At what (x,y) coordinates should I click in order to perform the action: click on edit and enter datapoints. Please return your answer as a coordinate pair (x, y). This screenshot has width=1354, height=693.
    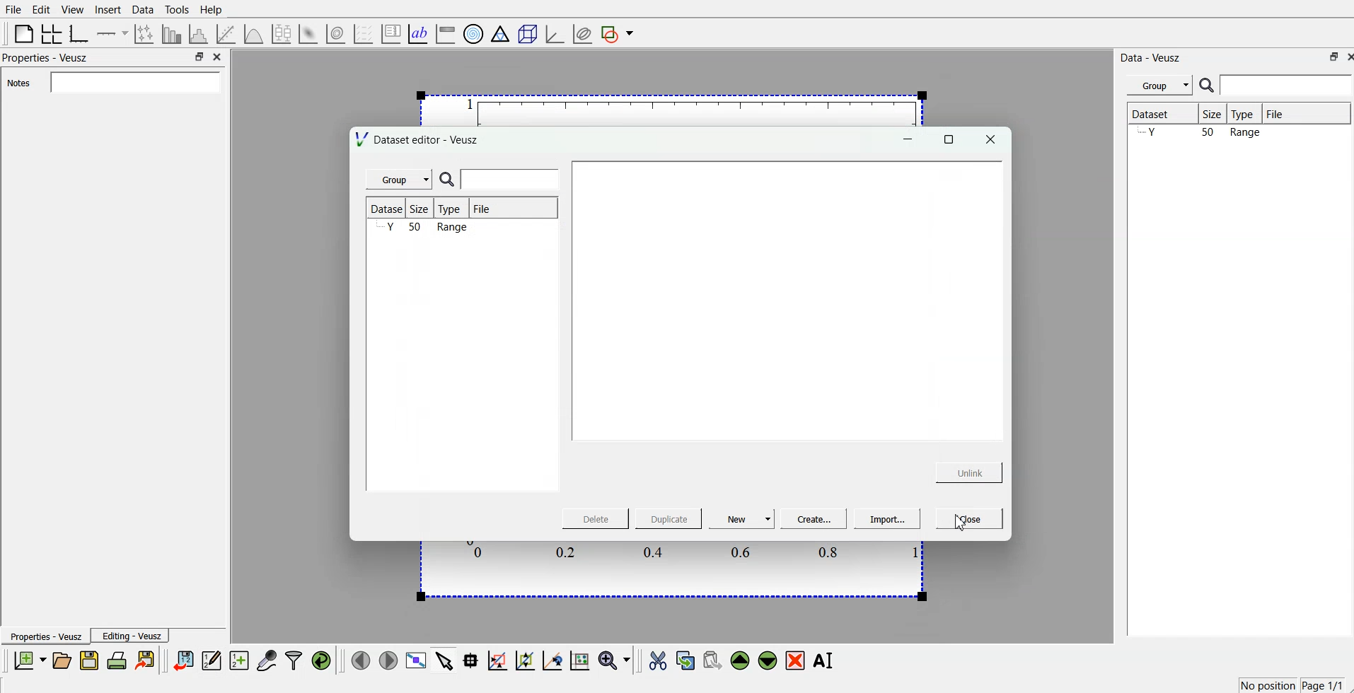
    Looking at the image, I should click on (212, 661).